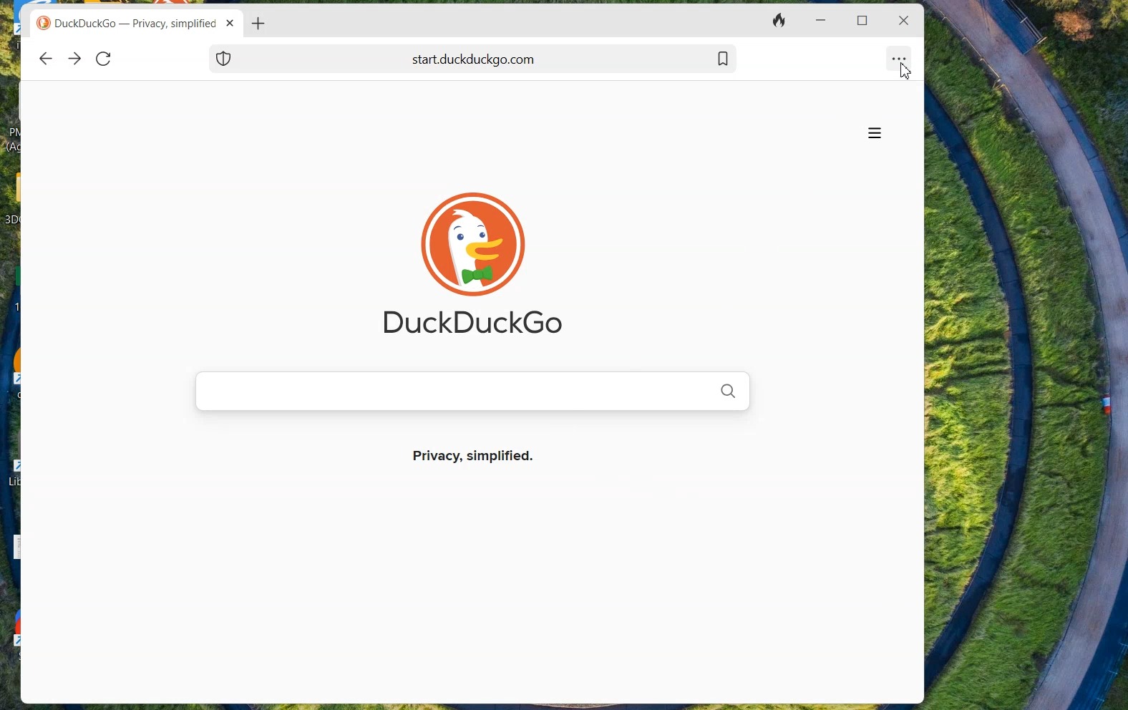 The width and height of the screenshot is (1128, 710). Describe the element at coordinates (874, 134) in the screenshot. I see `options` at that location.